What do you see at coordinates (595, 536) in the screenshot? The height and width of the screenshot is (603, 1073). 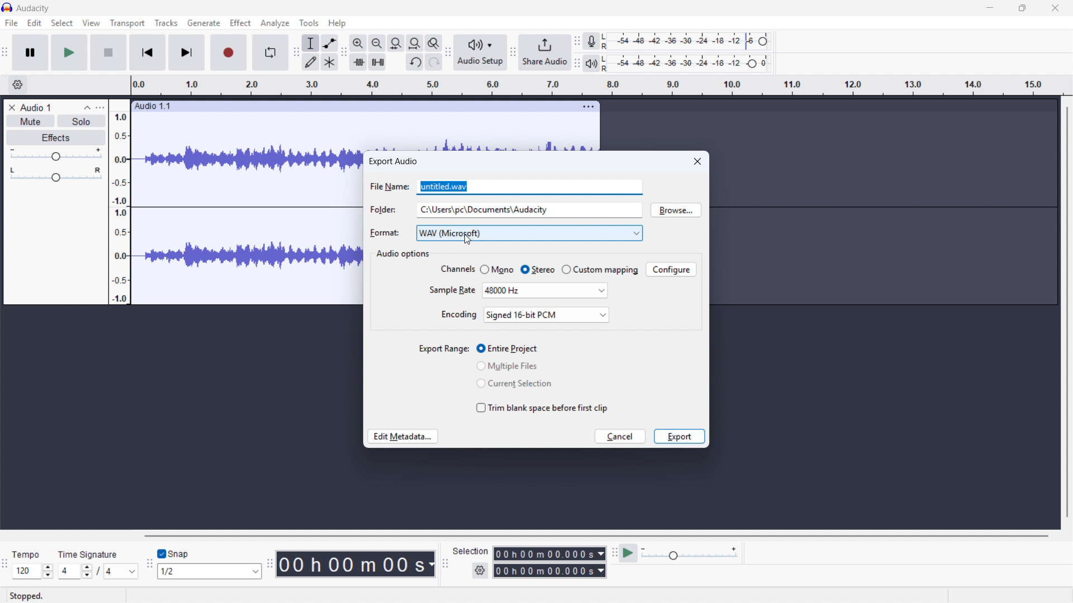 I see `Horizontal scroll bar ` at bounding box center [595, 536].